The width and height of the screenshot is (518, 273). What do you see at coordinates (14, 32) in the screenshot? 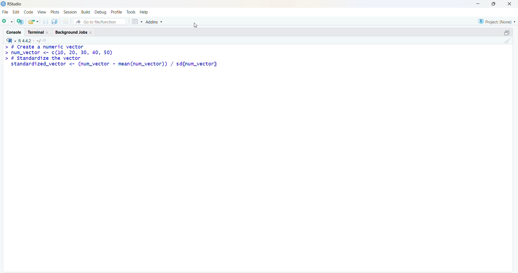
I see `console` at bounding box center [14, 32].